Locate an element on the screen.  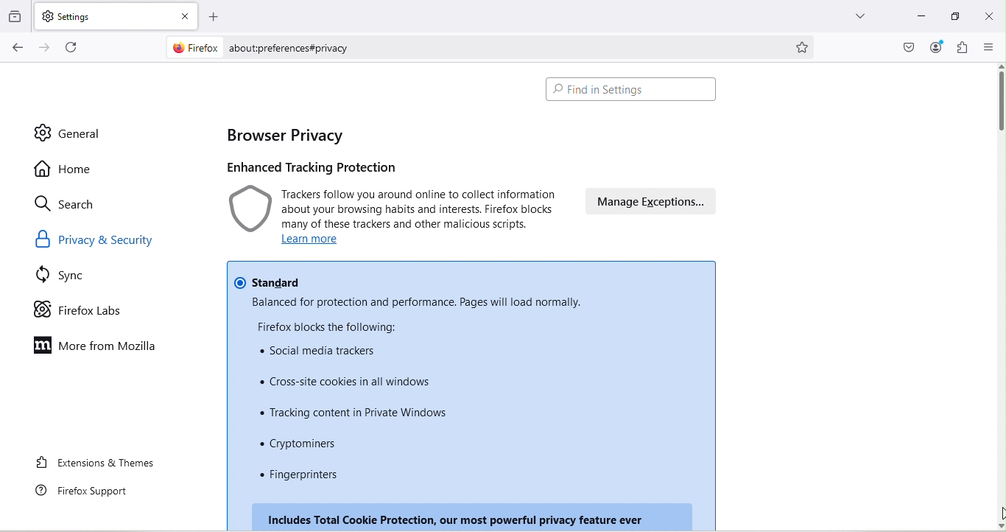
Open a new tab is located at coordinates (211, 14).